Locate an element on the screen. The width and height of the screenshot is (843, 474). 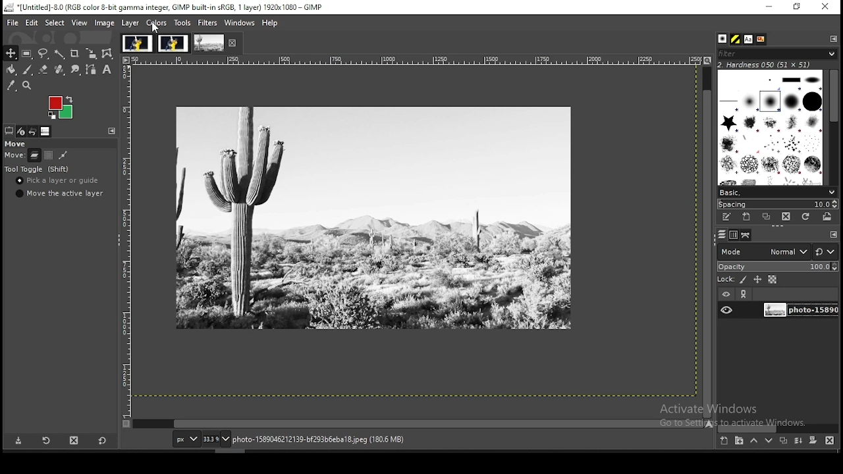
cage transform is located at coordinates (109, 54).